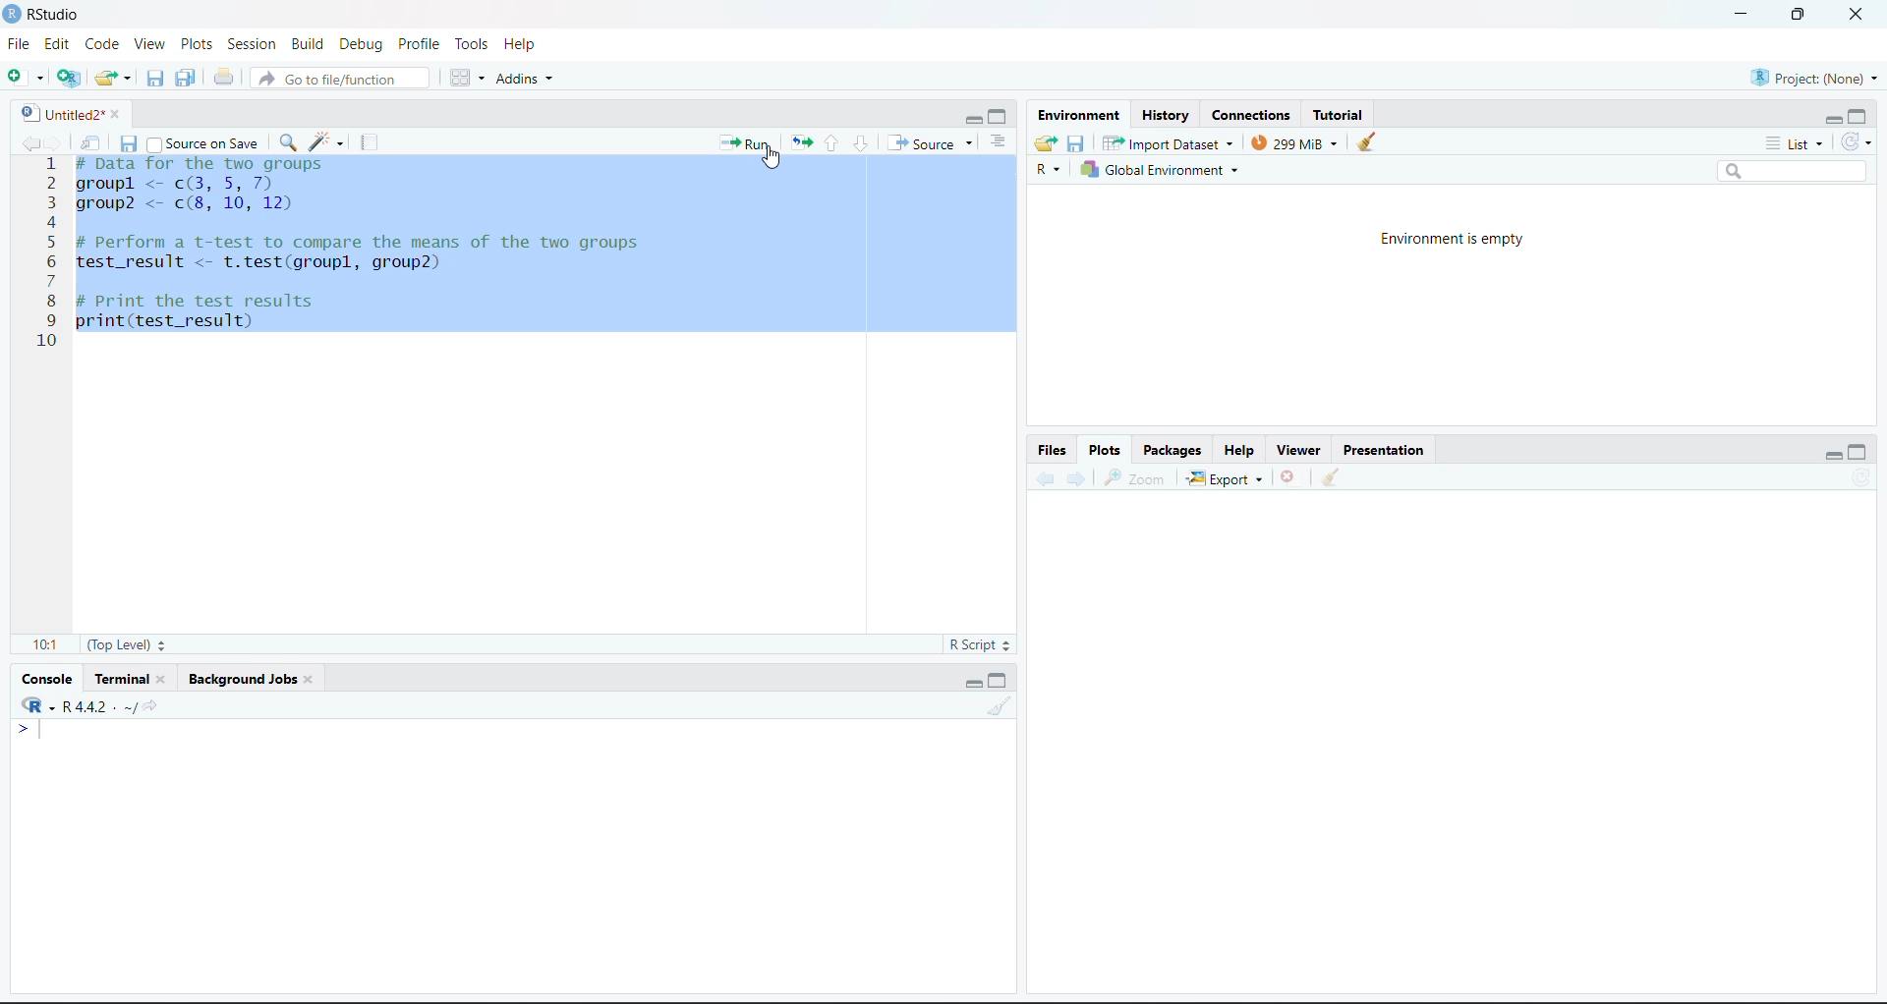  What do you see at coordinates (1859, 143) in the screenshot?
I see `refresh the list of objects in the environment` at bounding box center [1859, 143].